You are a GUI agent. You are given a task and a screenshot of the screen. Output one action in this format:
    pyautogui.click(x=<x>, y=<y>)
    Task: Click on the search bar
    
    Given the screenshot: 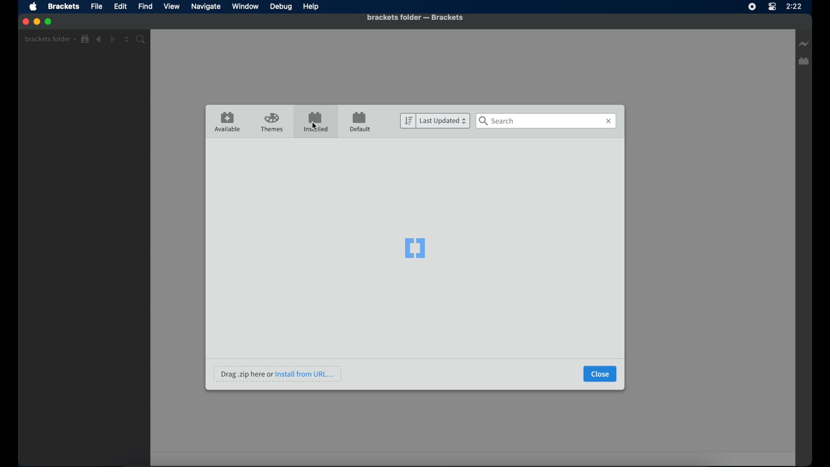 What is the action you would take?
    pyautogui.click(x=142, y=39)
    